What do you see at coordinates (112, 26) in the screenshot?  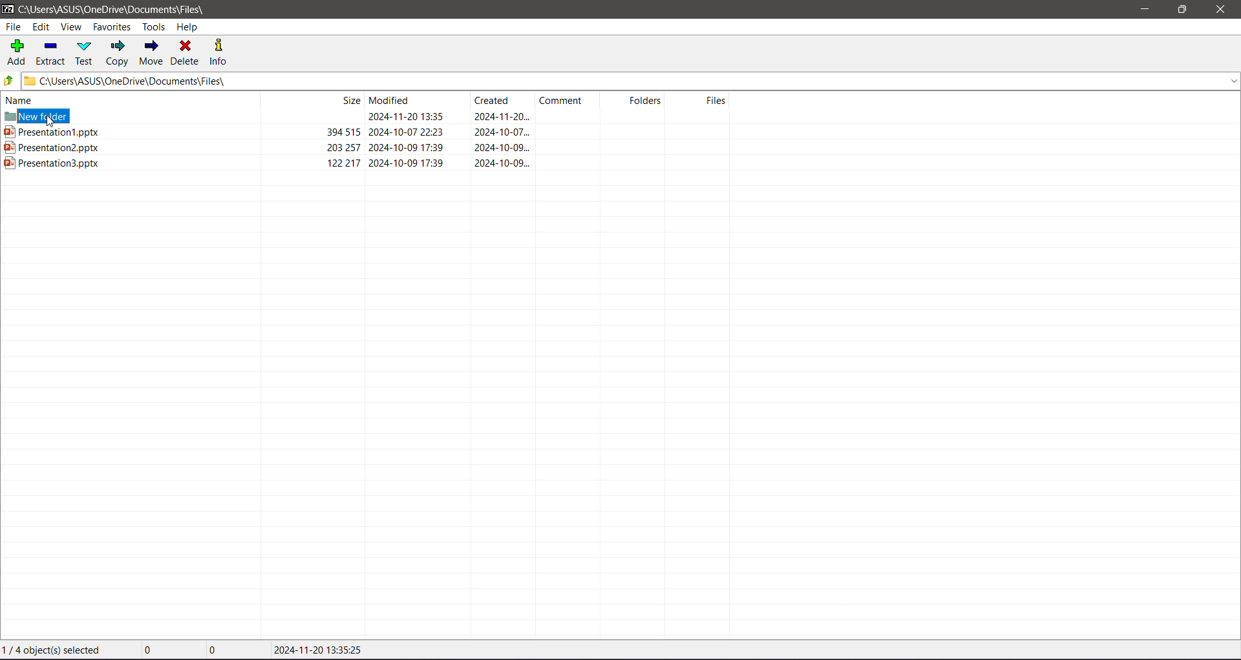 I see `Favorites` at bounding box center [112, 26].